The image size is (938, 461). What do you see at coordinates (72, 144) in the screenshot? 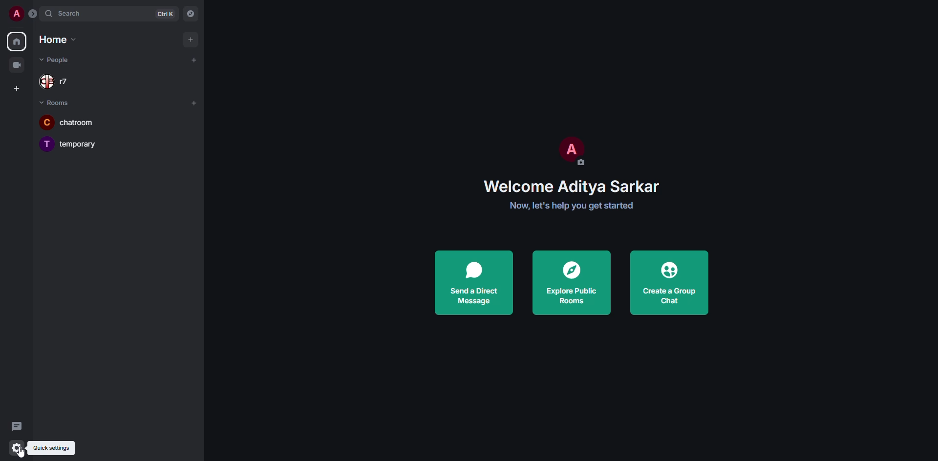
I see `room` at bounding box center [72, 144].